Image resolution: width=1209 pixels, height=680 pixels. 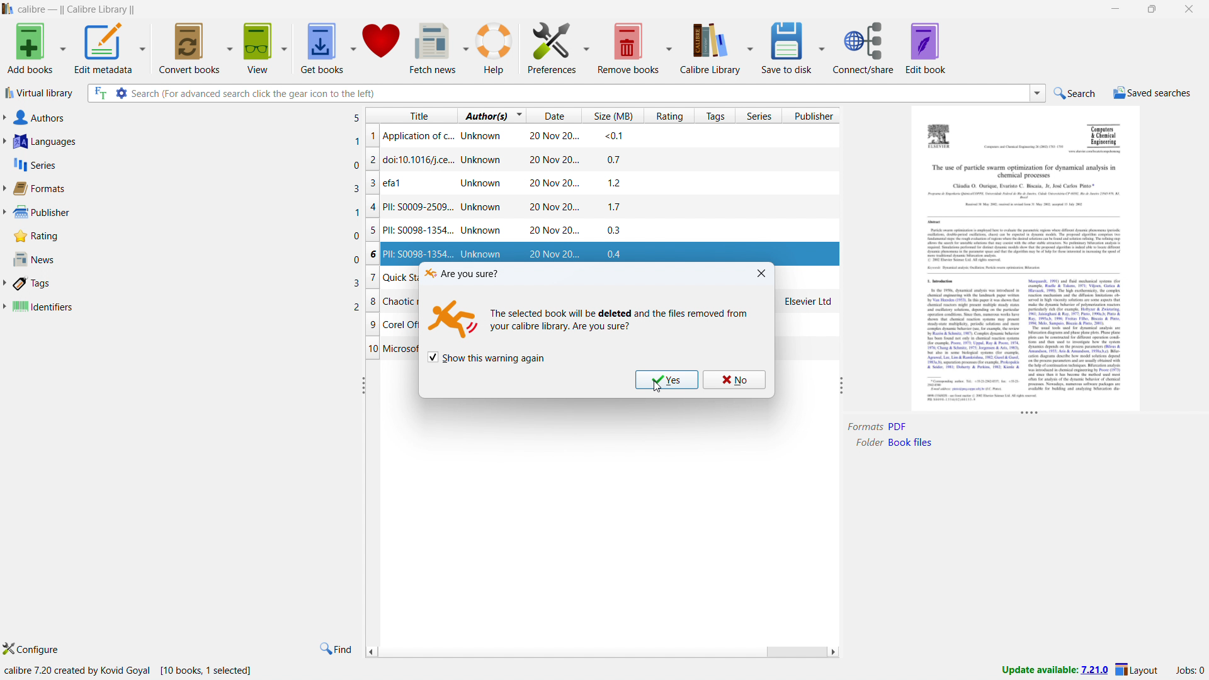 What do you see at coordinates (606, 231) in the screenshot?
I see `PII: S0098-1354...` at bounding box center [606, 231].